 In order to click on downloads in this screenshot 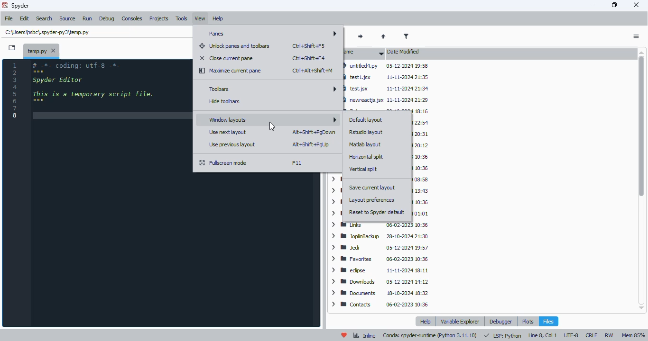, I will do `click(380, 281)`.